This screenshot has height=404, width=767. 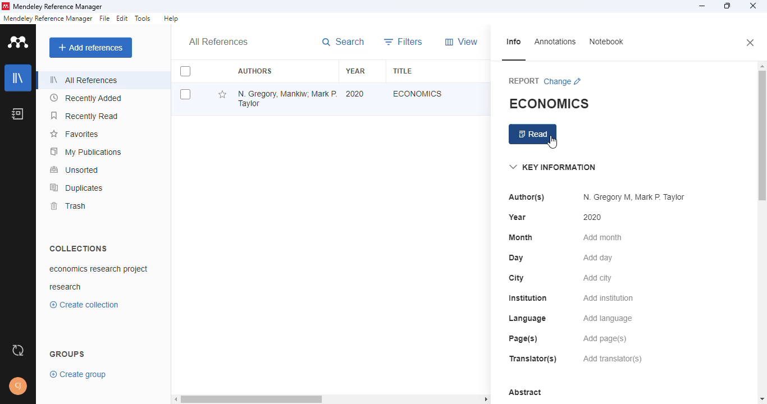 I want to click on key information, so click(x=553, y=167).